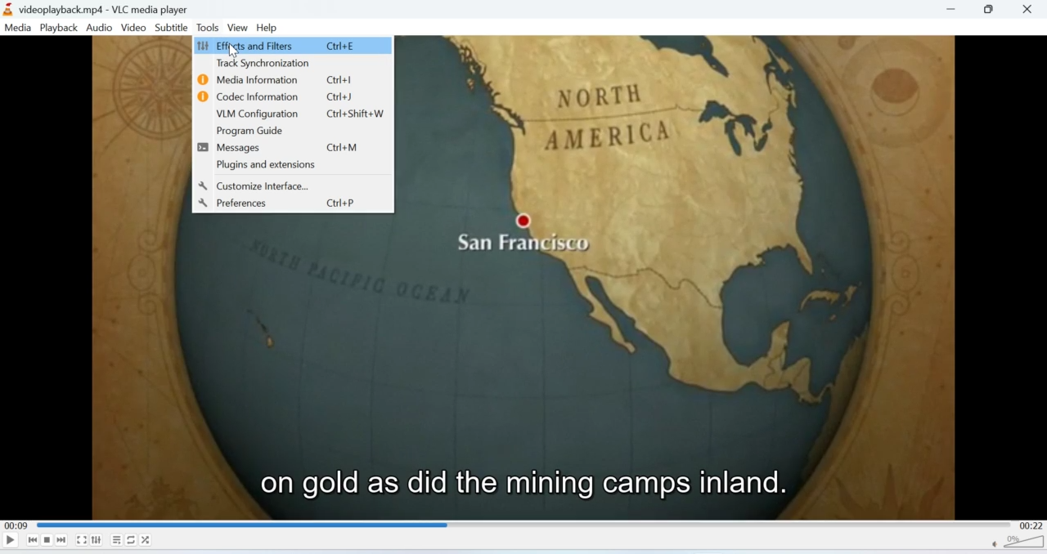 The image size is (1047, 554). Describe the element at coordinates (1019, 544) in the screenshot. I see `Volume` at that location.